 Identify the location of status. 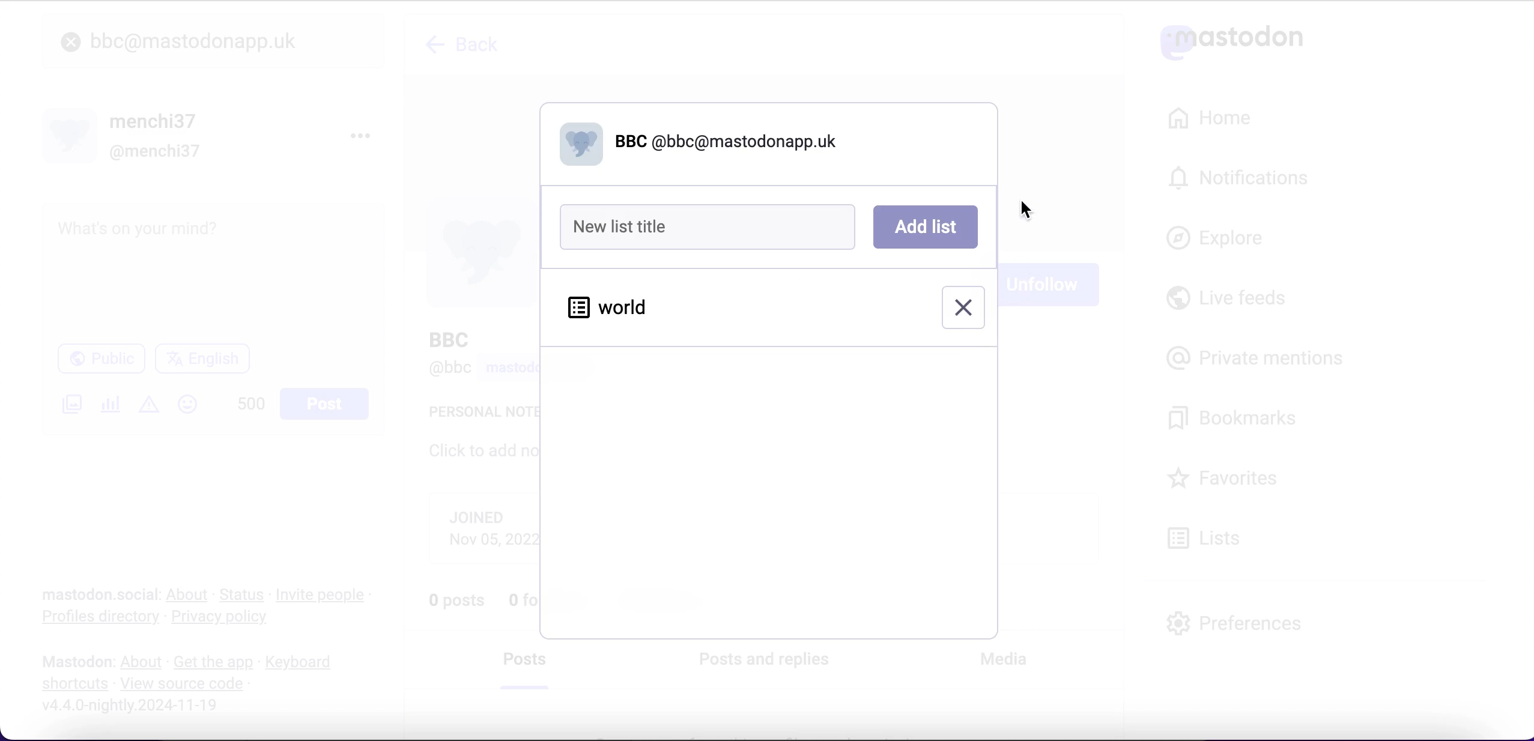
(243, 594).